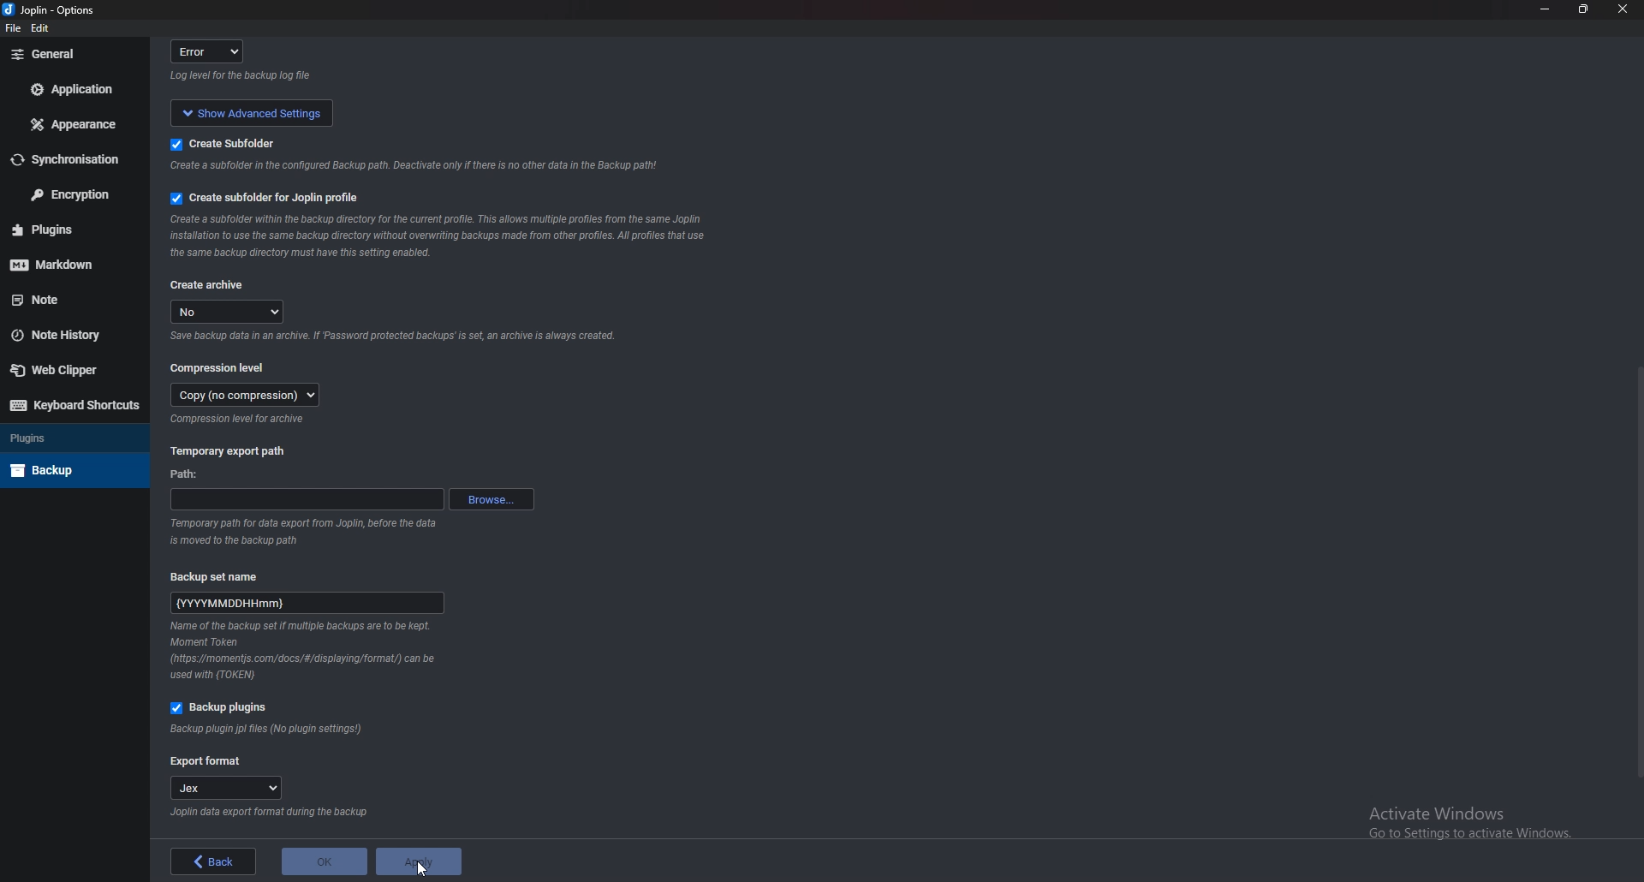  Describe the element at coordinates (393, 337) in the screenshot. I see `info` at that location.